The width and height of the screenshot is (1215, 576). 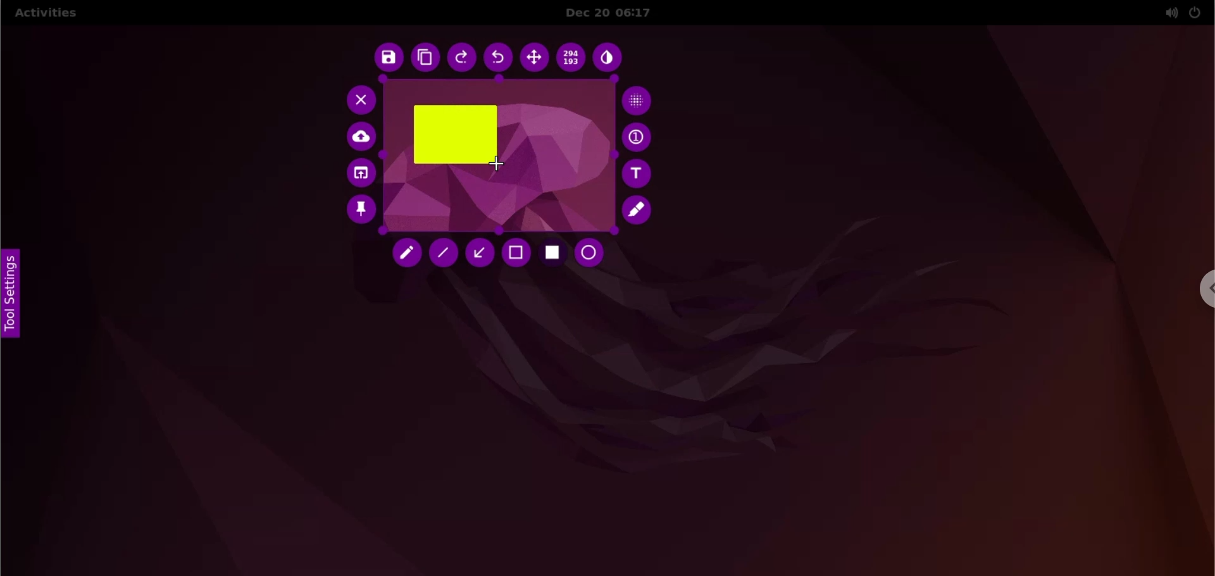 What do you see at coordinates (637, 99) in the screenshot?
I see `pixellete` at bounding box center [637, 99].